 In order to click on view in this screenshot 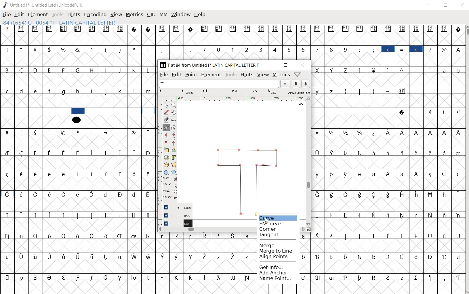, I will do `click(117, 14)`.